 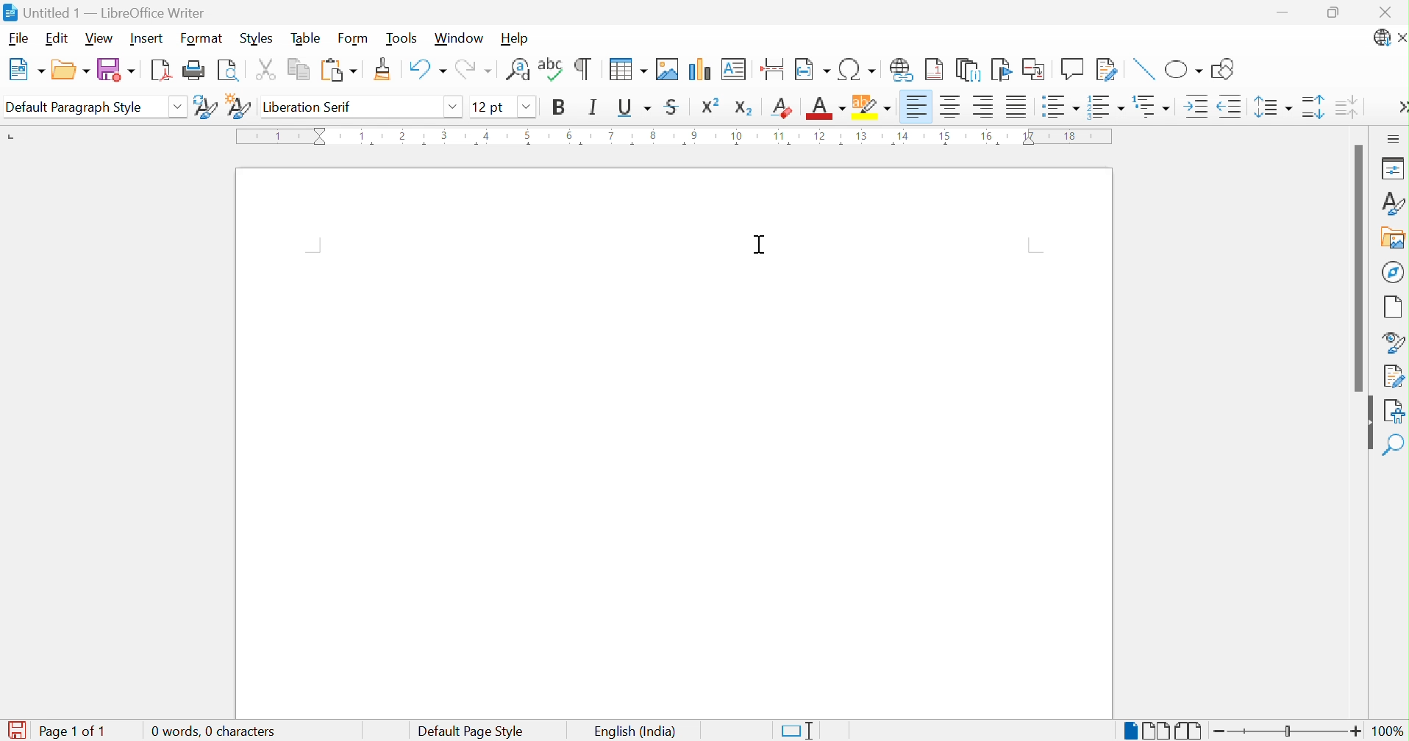 I want to click on File, so click(x=18, y=39).